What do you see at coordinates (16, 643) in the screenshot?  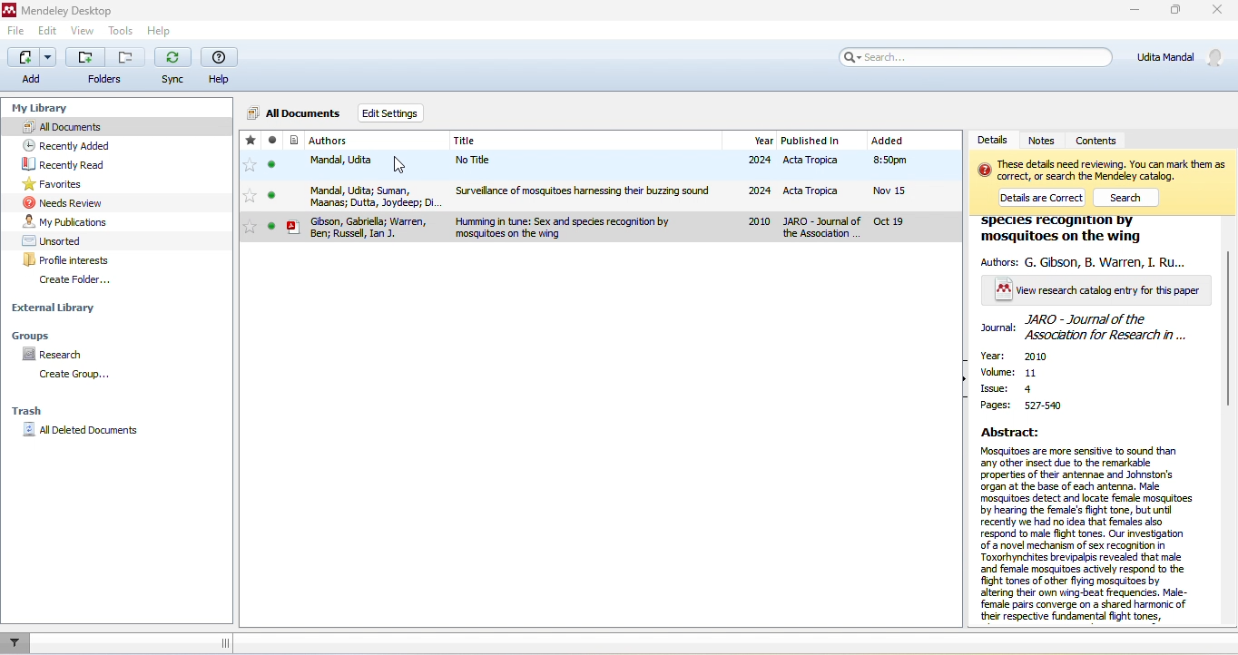 I see `filter` at bounding box center [16, 643].